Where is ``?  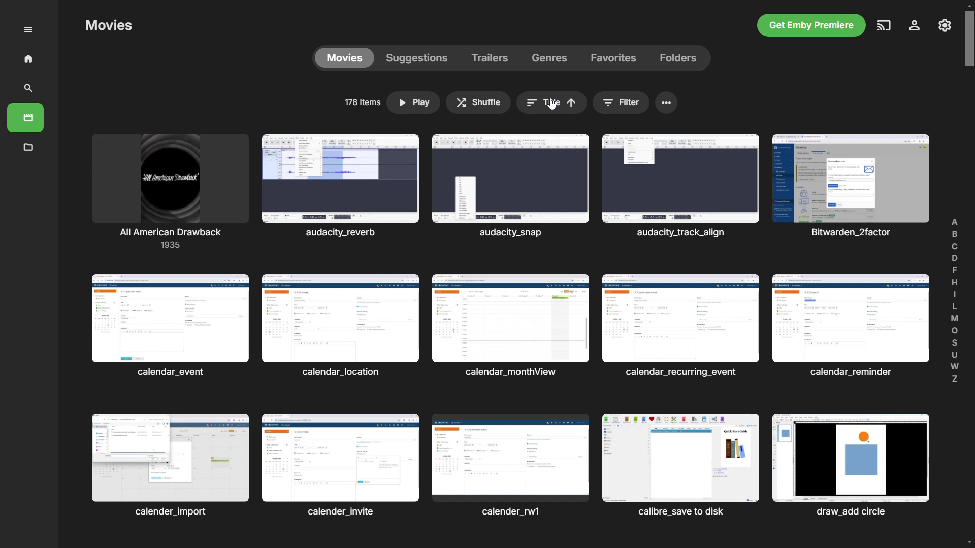  is located at coordinates (340, 326).